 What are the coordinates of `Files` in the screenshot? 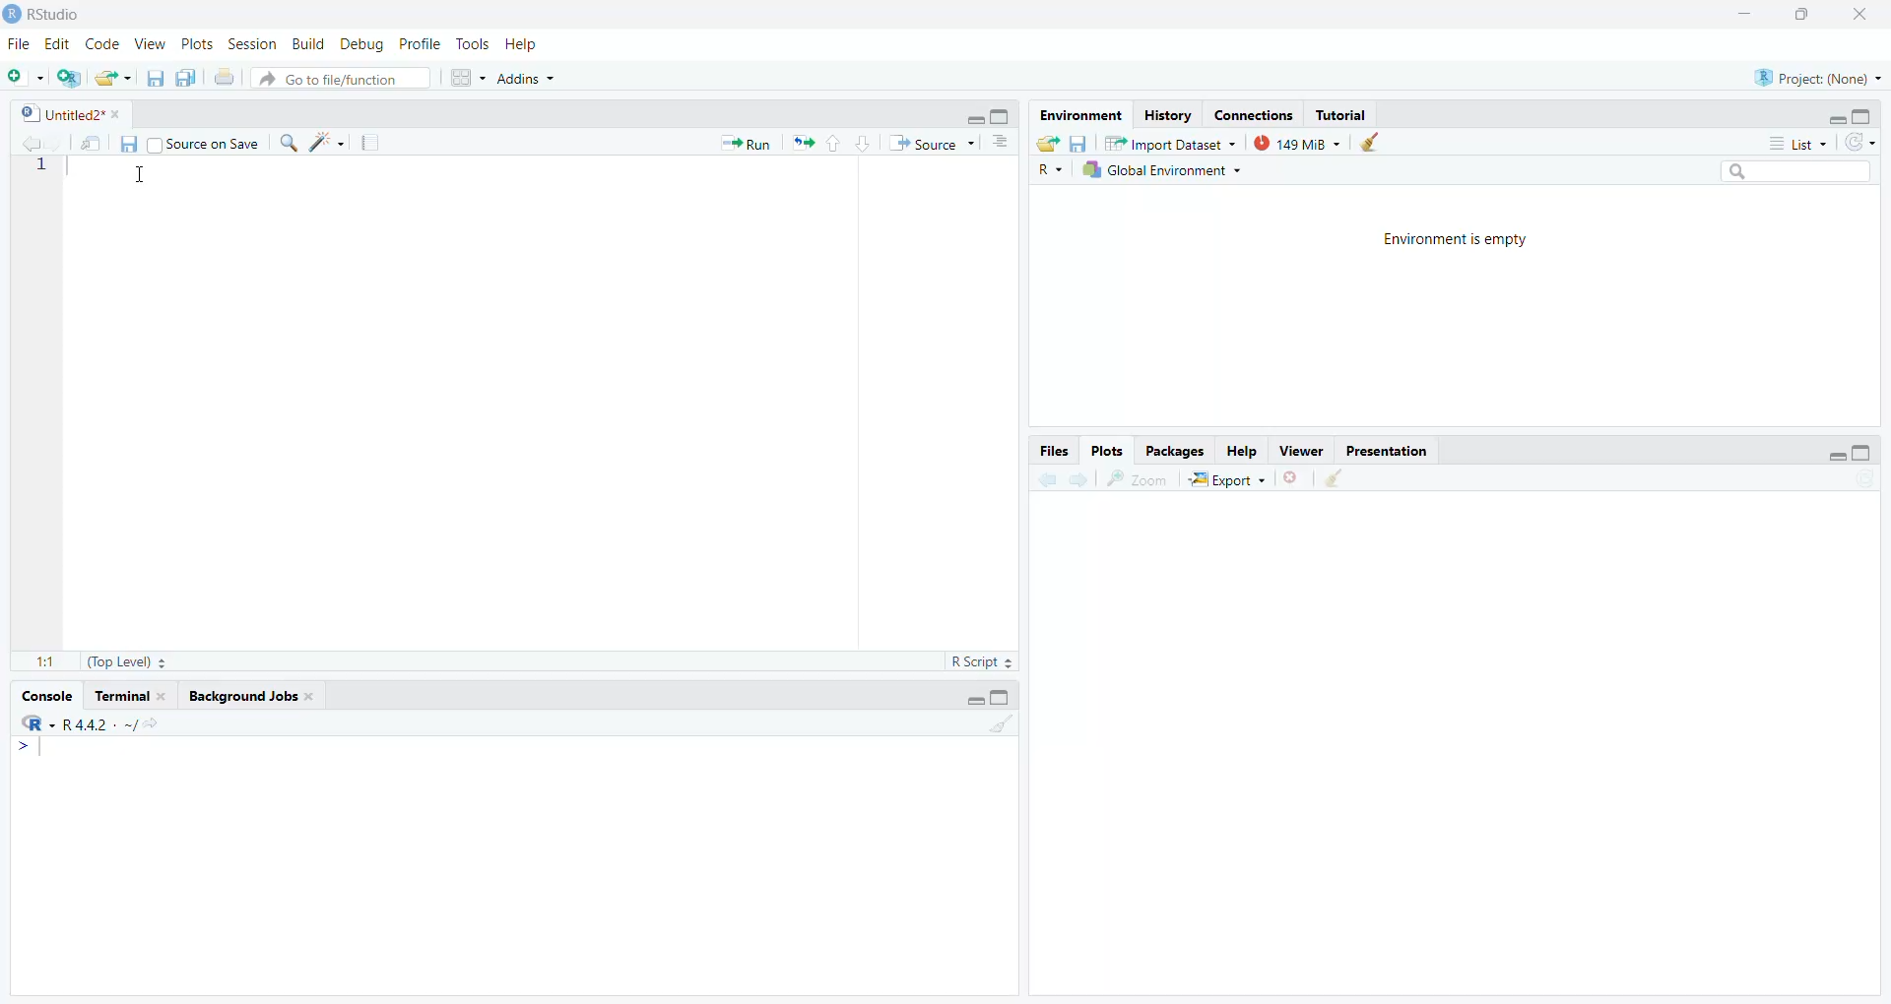 It's located at (1055, 452).